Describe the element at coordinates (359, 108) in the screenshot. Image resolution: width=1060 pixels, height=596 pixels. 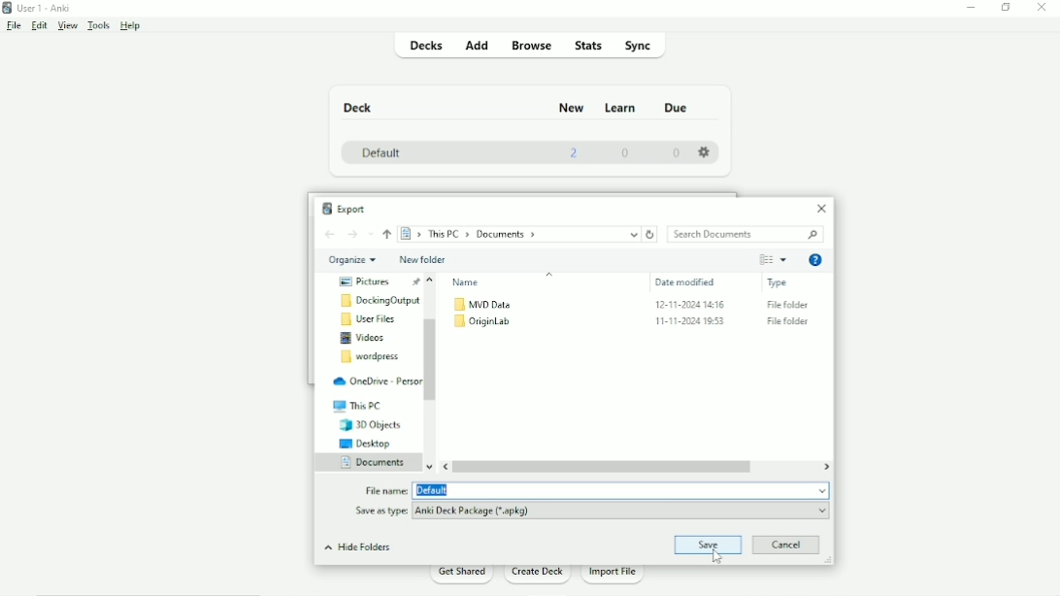
I see `Deck` at that location.